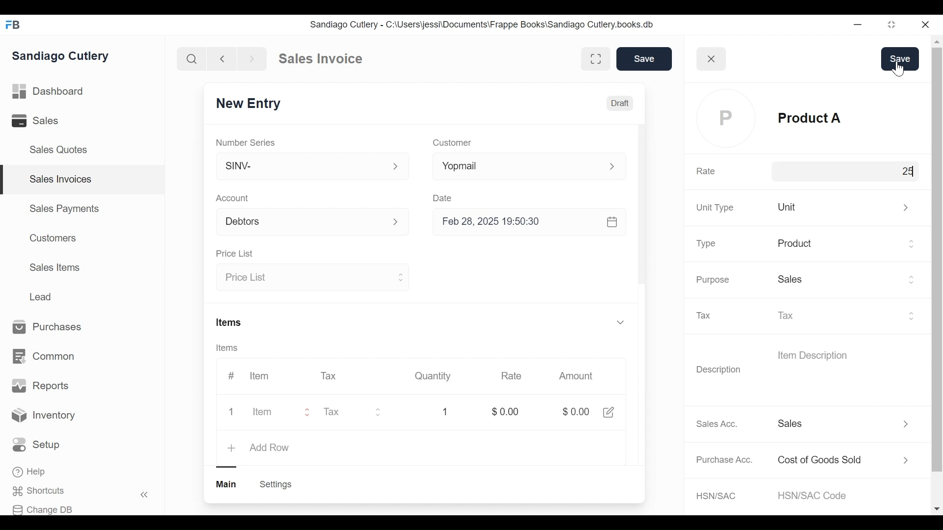 This screenshot has height=530, width=943. Describe the element at coordinates (49, 90) in the screenshot. I see `Dashboard` at that location.